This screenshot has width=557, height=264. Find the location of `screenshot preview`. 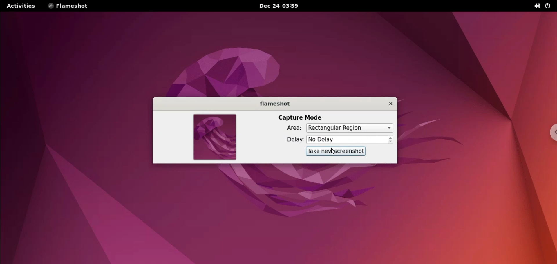

screenshot preview is located at coordinates (214, 138).